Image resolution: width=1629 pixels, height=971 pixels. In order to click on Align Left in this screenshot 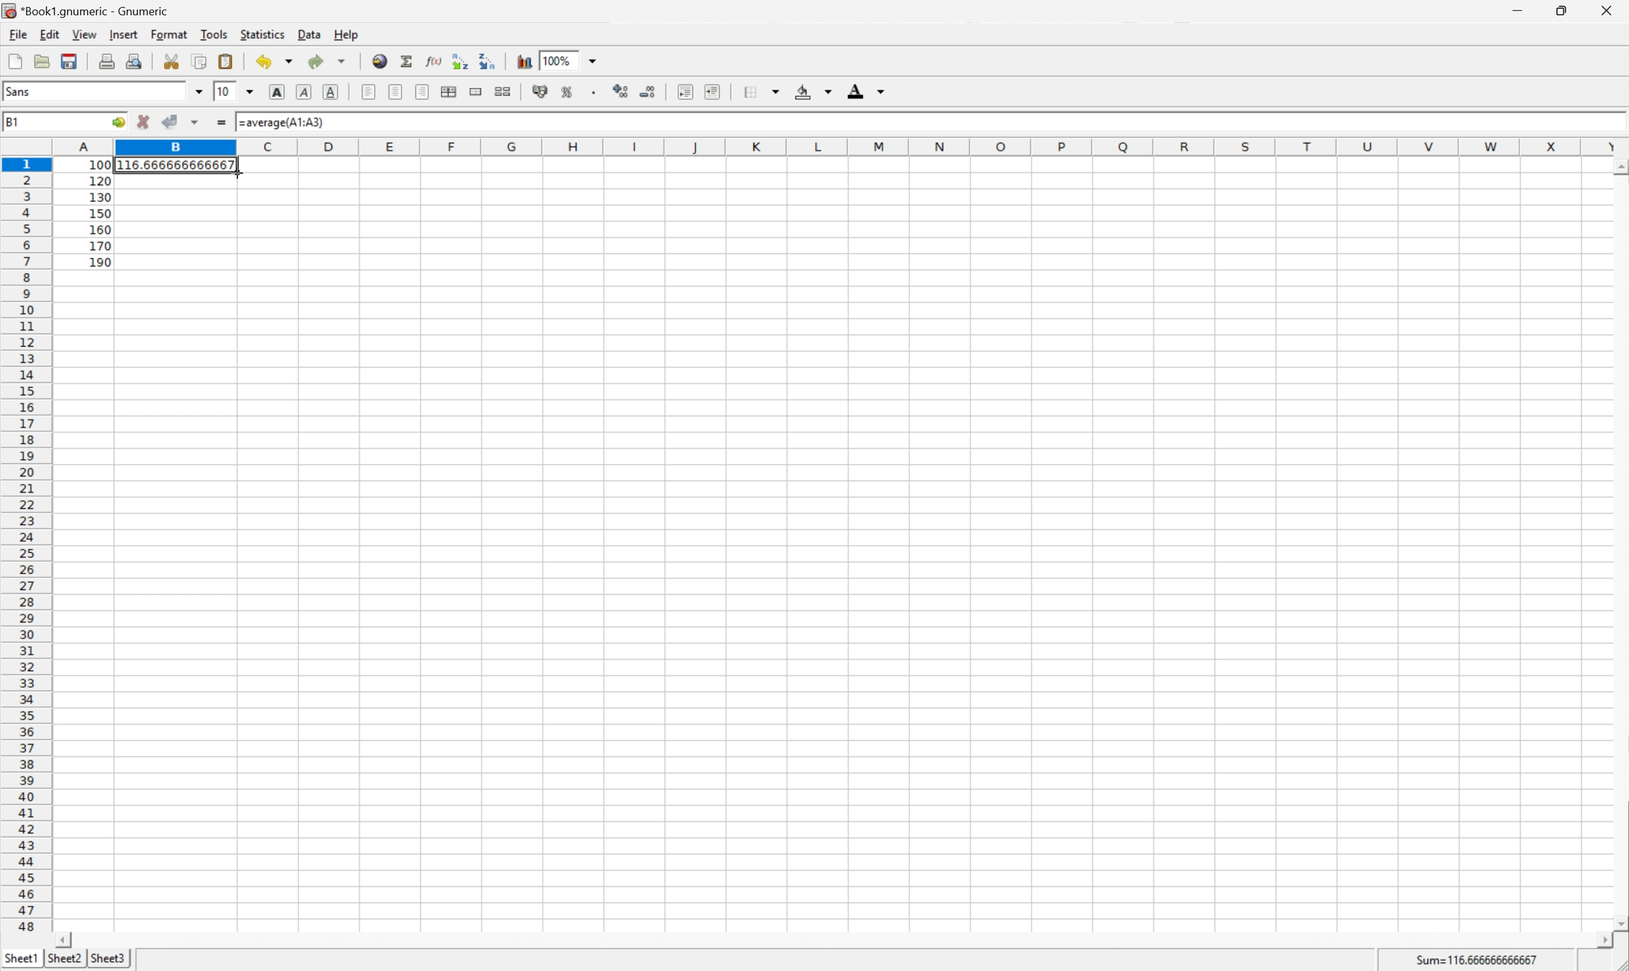, I will do `click(368, 92)`.